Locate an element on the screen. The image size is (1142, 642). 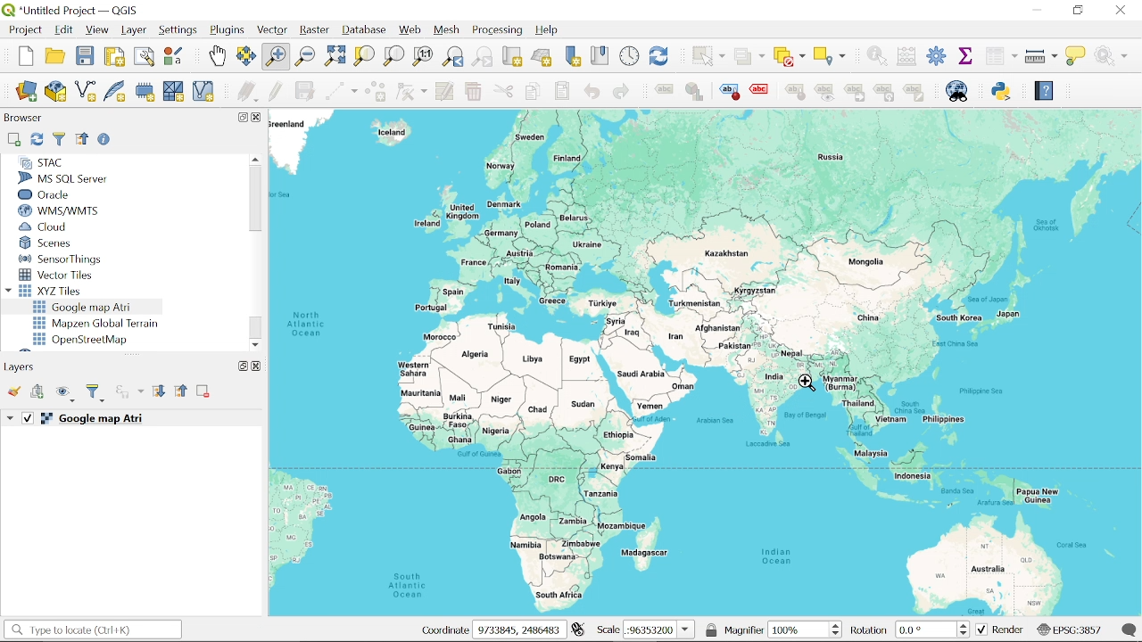
Rotation is located at coordinates (927, 630).